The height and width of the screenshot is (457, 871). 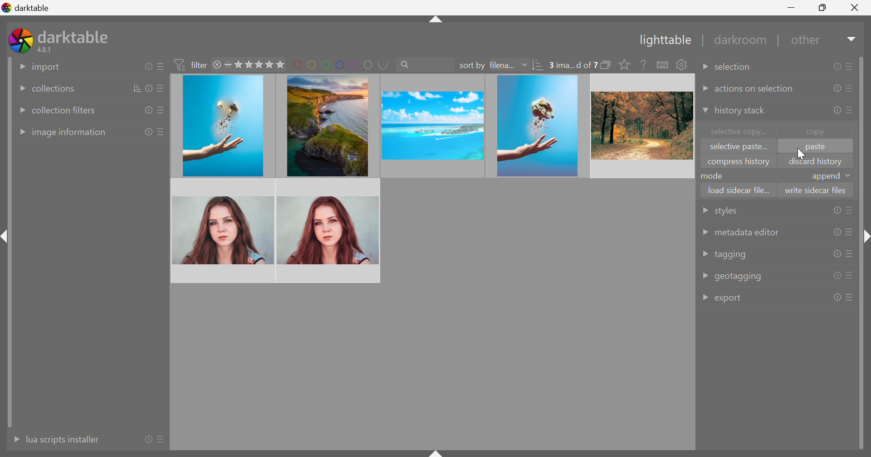 I want to click on presets, so click(x=851, y=275).